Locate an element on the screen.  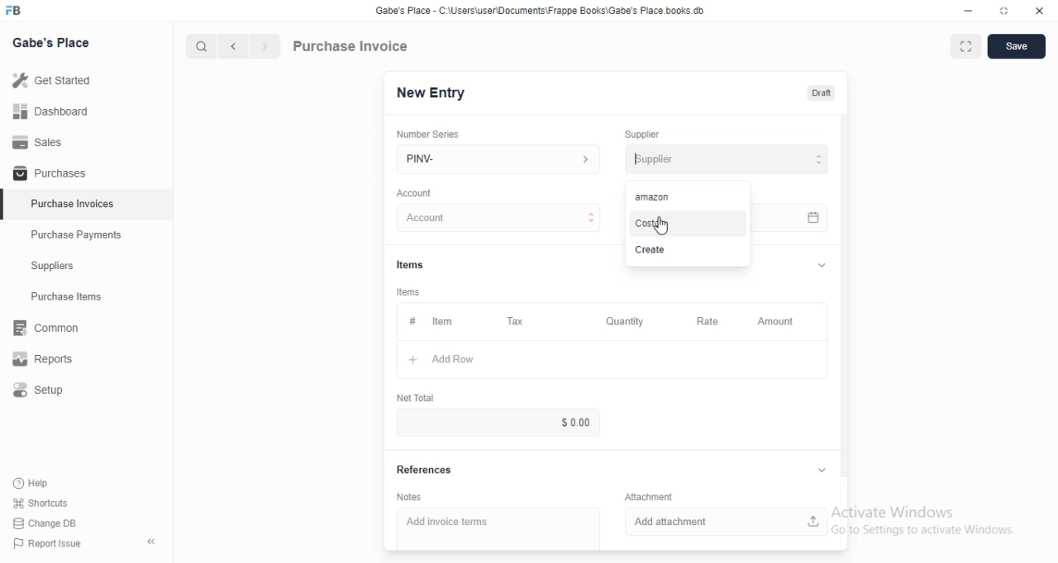
Net Total is located at coordinates (416, 398).